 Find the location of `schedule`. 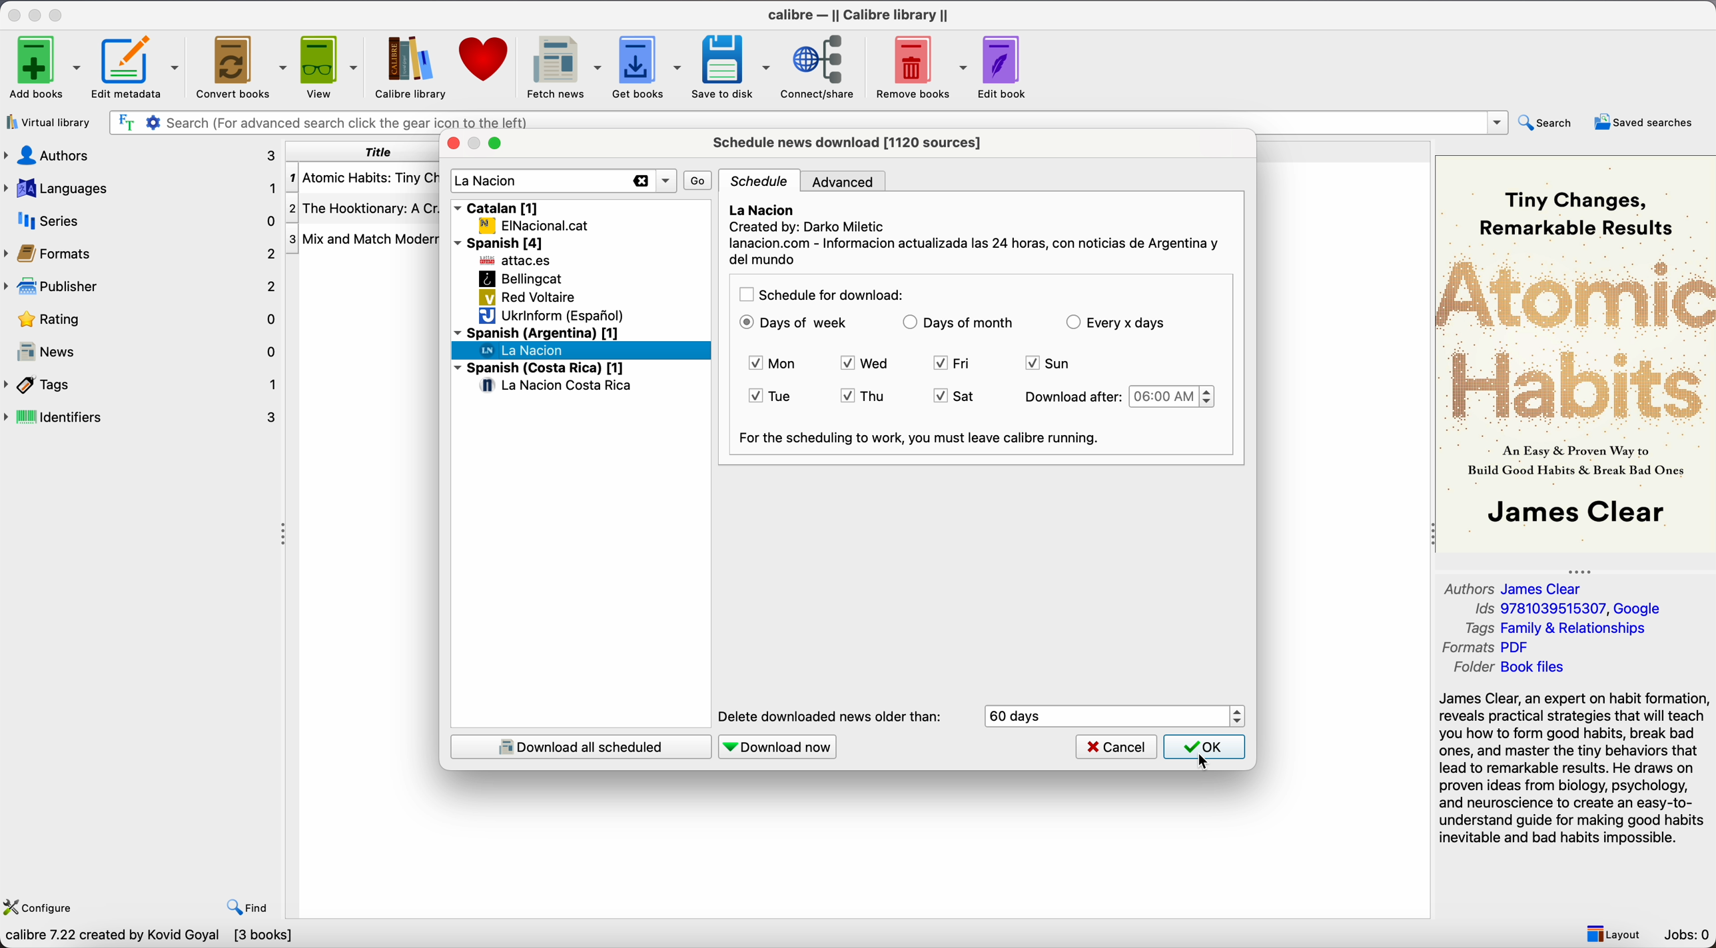

schedule is located at coordinates (761, 181).